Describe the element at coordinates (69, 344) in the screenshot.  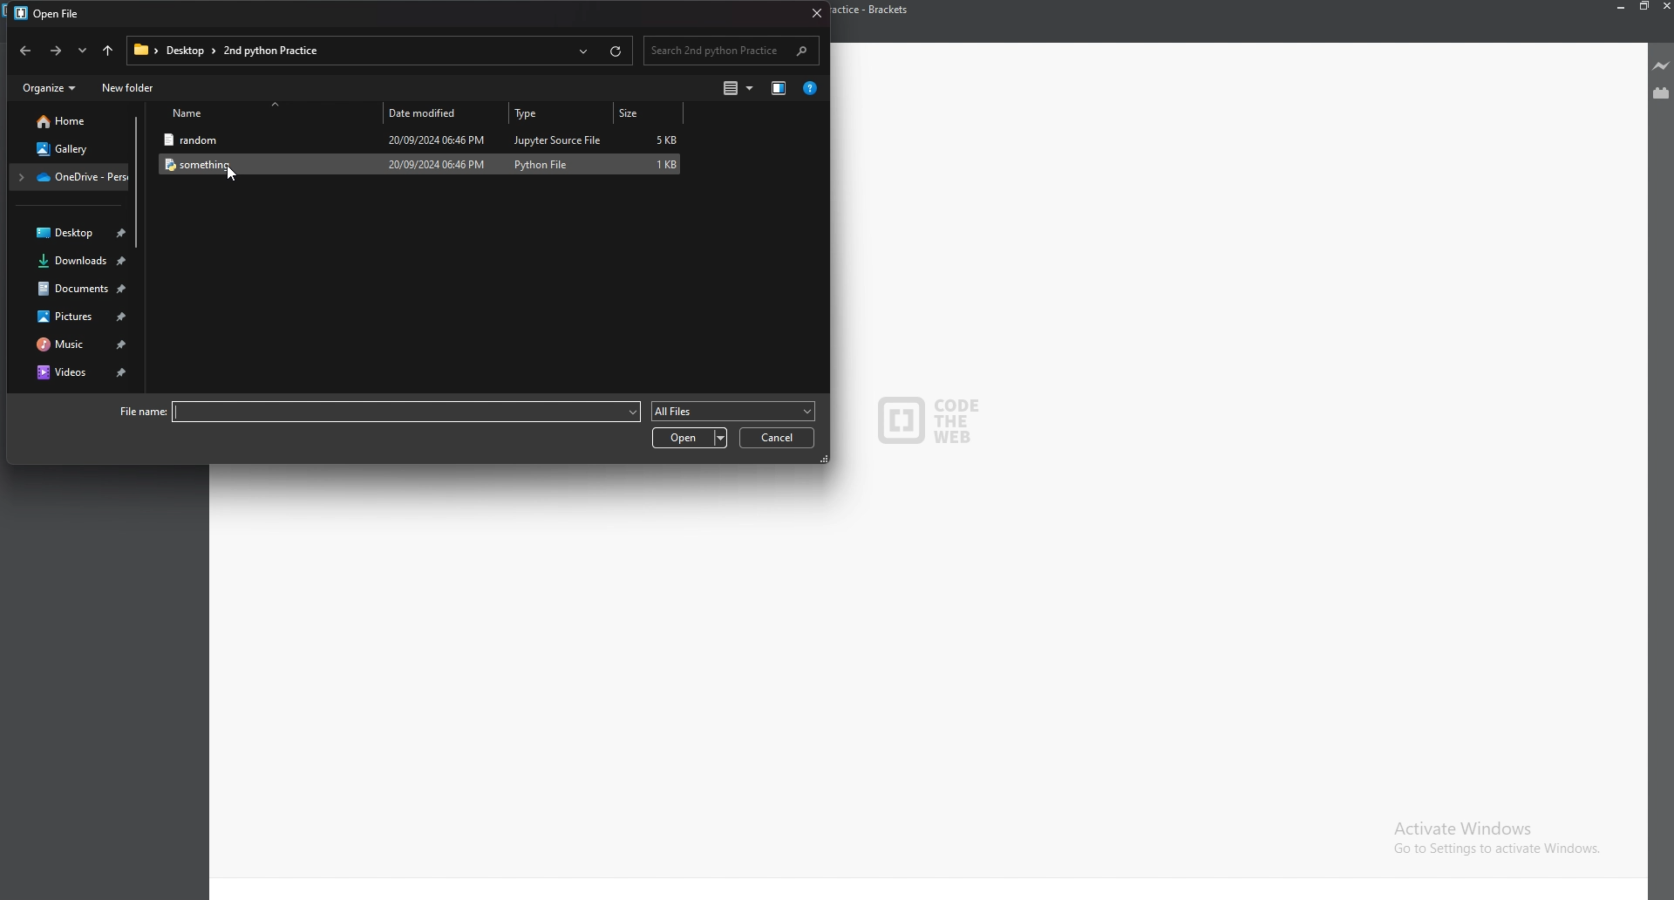
I see `music` at that location.